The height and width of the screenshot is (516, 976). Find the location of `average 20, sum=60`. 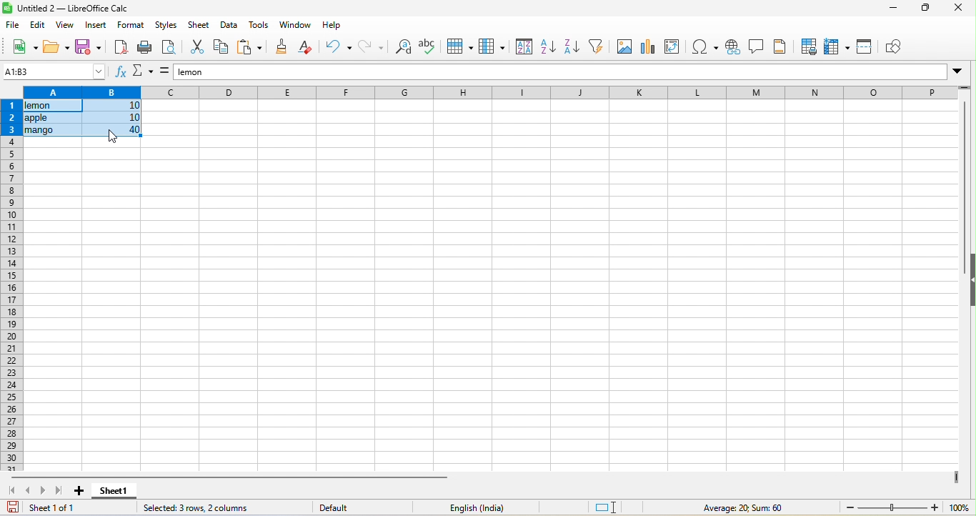

average 20, sum=60 is located at coordinates (754, 509).